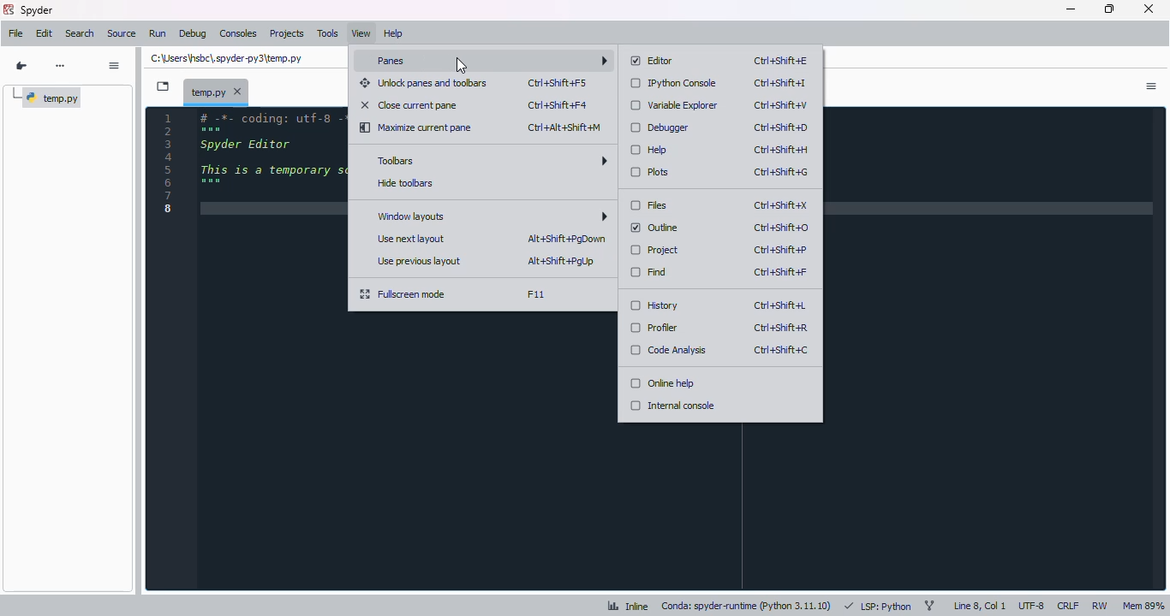 The height and width of the screenshot is (616, 1170). I want to click on project, so click(655, 251).